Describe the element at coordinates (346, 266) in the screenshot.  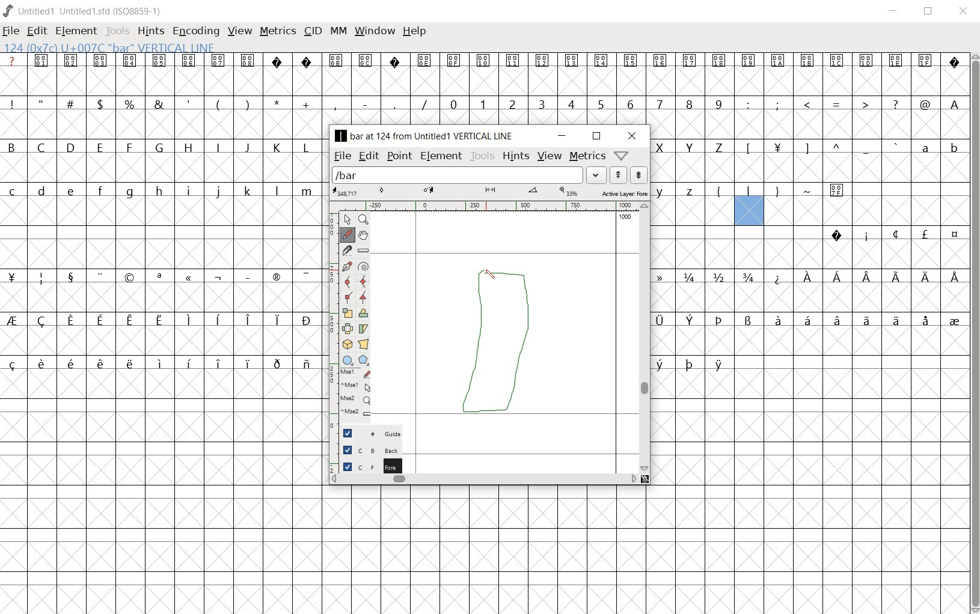
I see `add a point, then drag out its control points` at that location.